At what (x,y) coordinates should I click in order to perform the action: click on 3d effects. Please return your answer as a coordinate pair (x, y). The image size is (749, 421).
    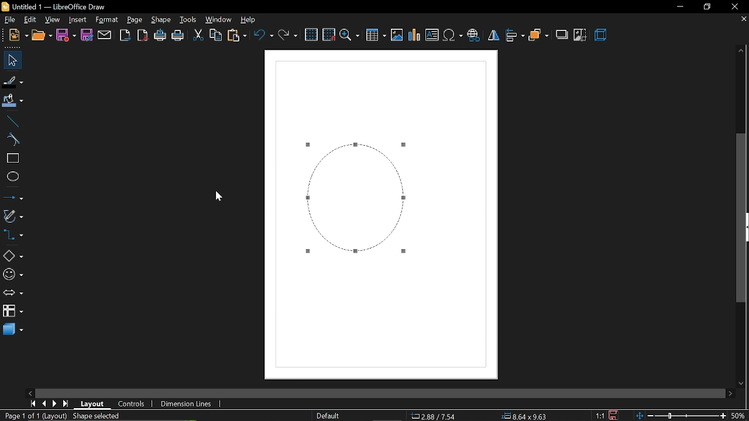
    Looking at the image, I should click on (600, 34).